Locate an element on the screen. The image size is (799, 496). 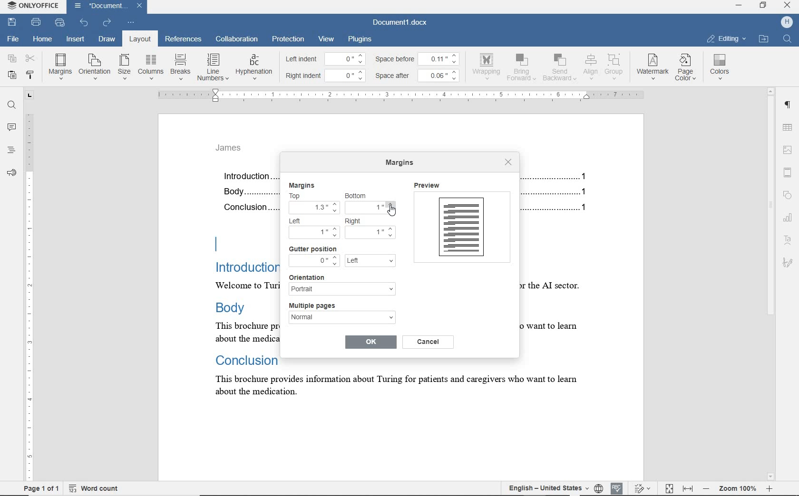
track changes is located at coordinates (643, 488).